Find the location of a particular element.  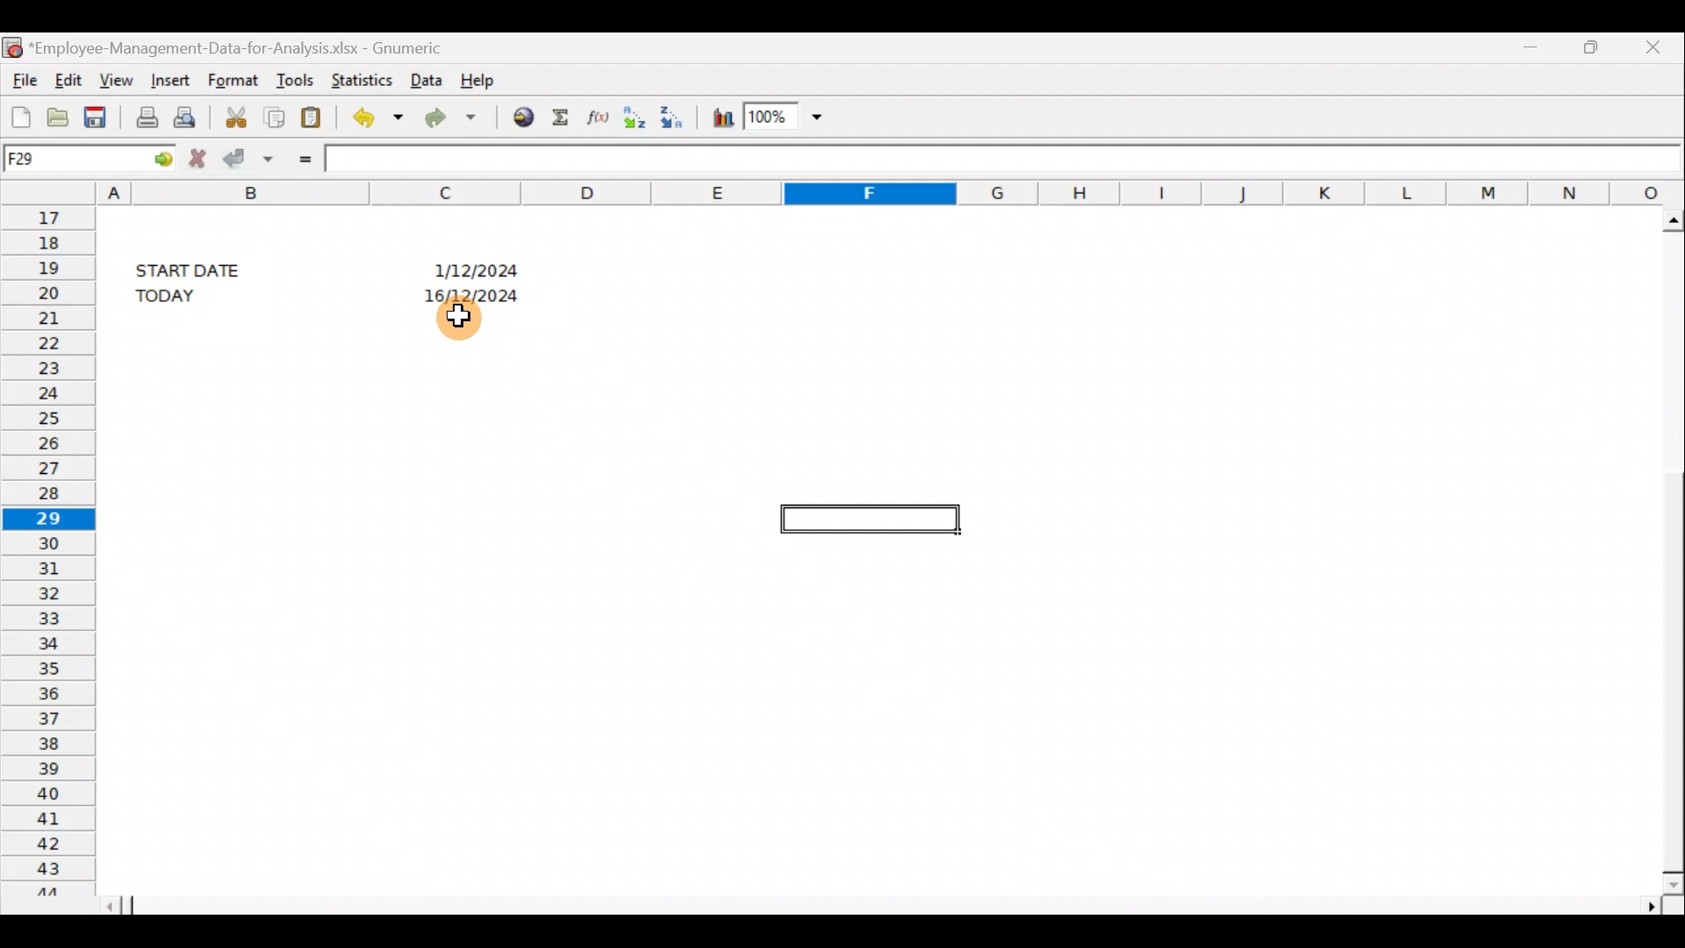

Scroll bar is located at coordinates (1666, 547).